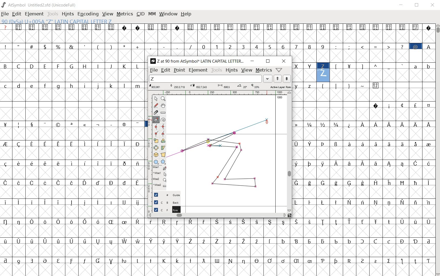 This screenshot has width=440, height=276. What do you see at coordinates (154, 113) in the screenshot?
I see `cut splines in two` at bounding box center [154, 113].